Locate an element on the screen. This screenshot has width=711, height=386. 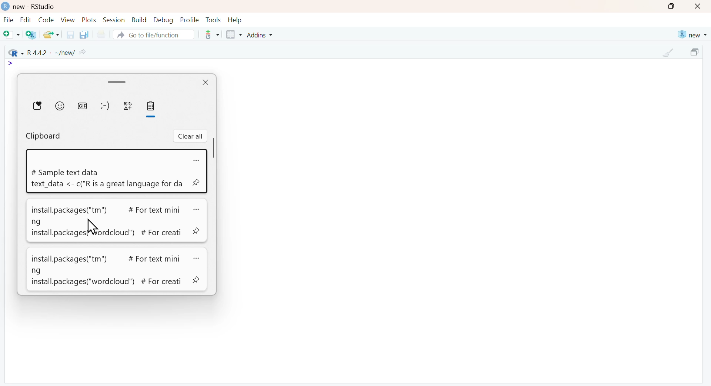
Code is located at coordinates (46, 20).